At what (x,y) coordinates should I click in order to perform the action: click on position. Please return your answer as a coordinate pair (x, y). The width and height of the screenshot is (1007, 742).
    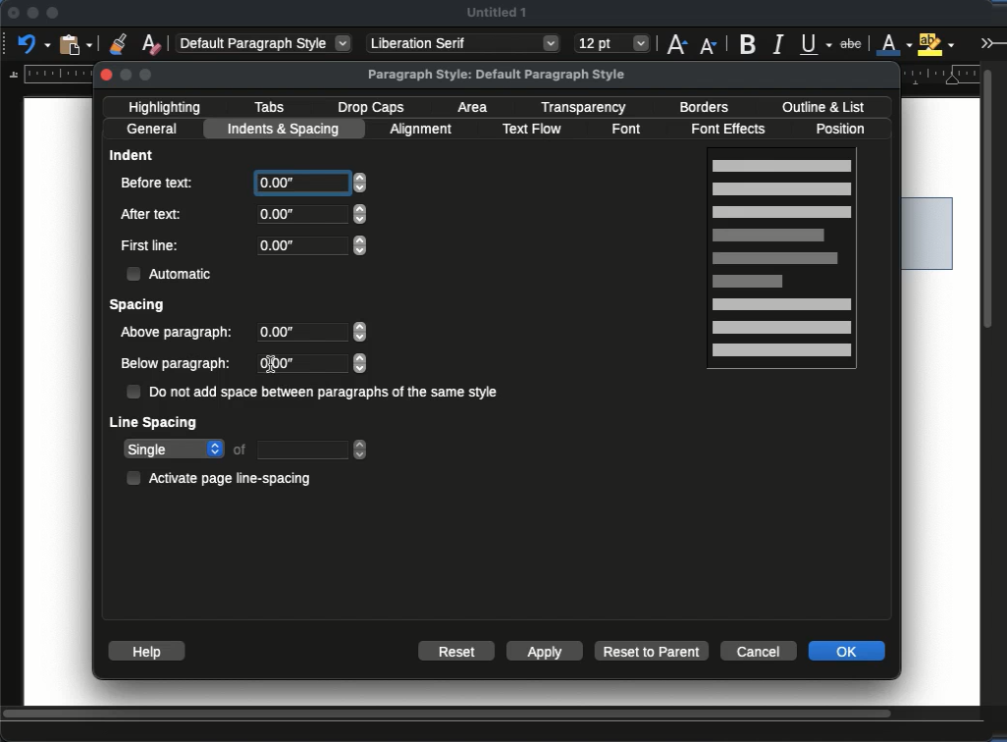
    Looking at the image, I should click on (845, 129).